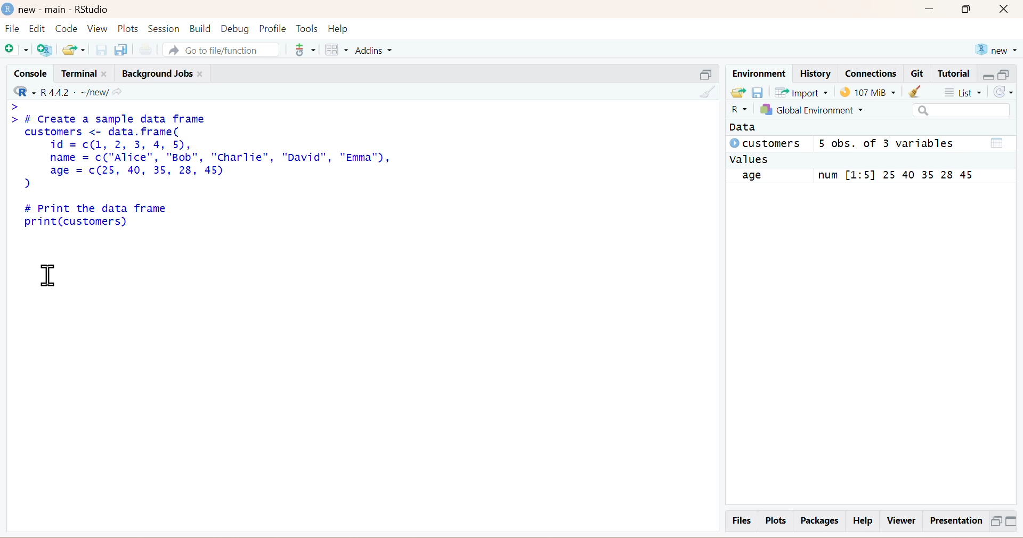  I want to click on Plots, so click(776, 520).